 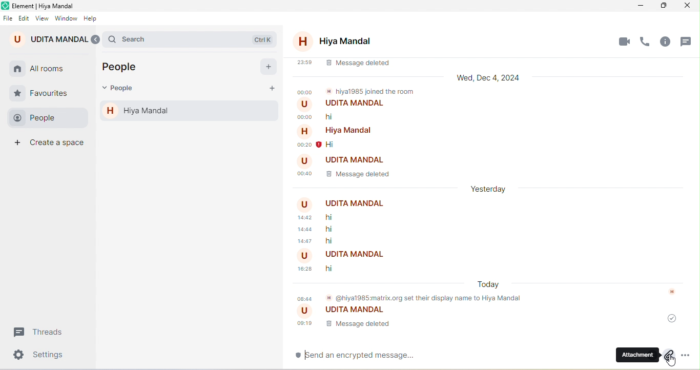 I want to click on UDITA MANDAL, so click(x=353, y=255).